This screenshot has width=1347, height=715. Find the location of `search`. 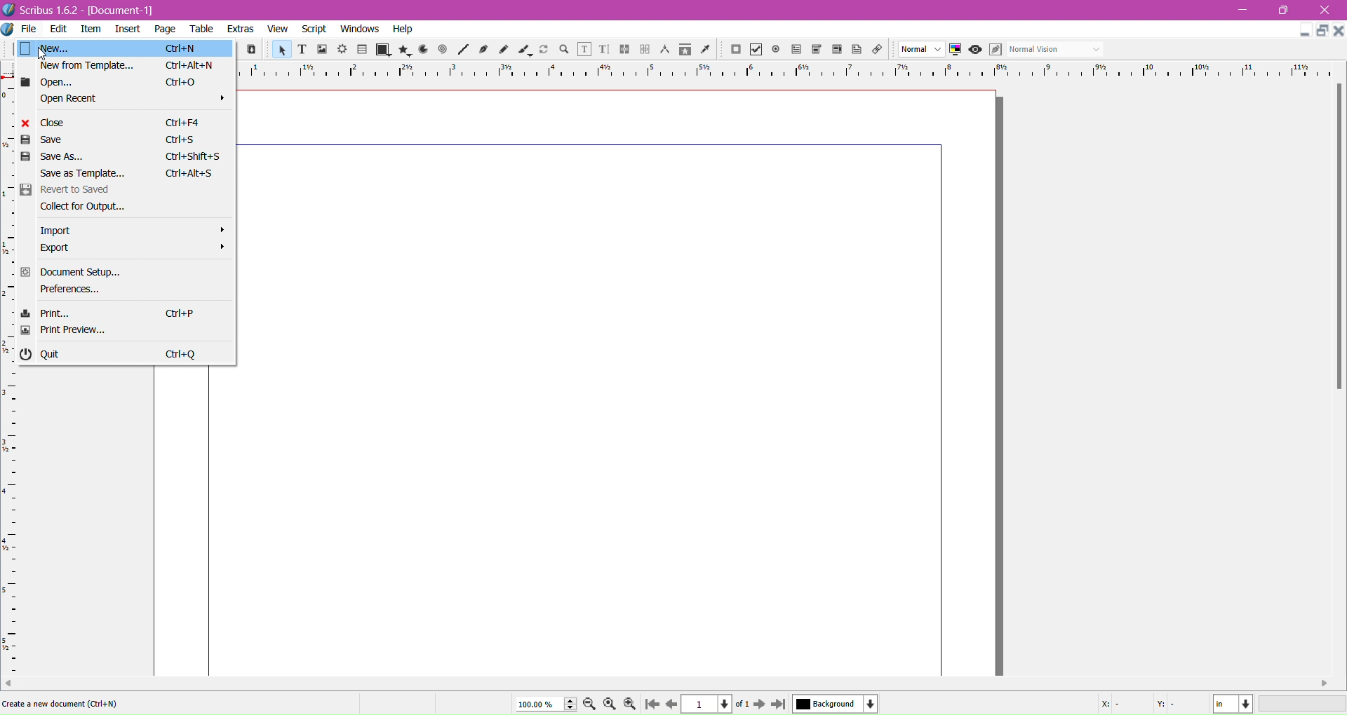

search is located at coordinates (563, 50).